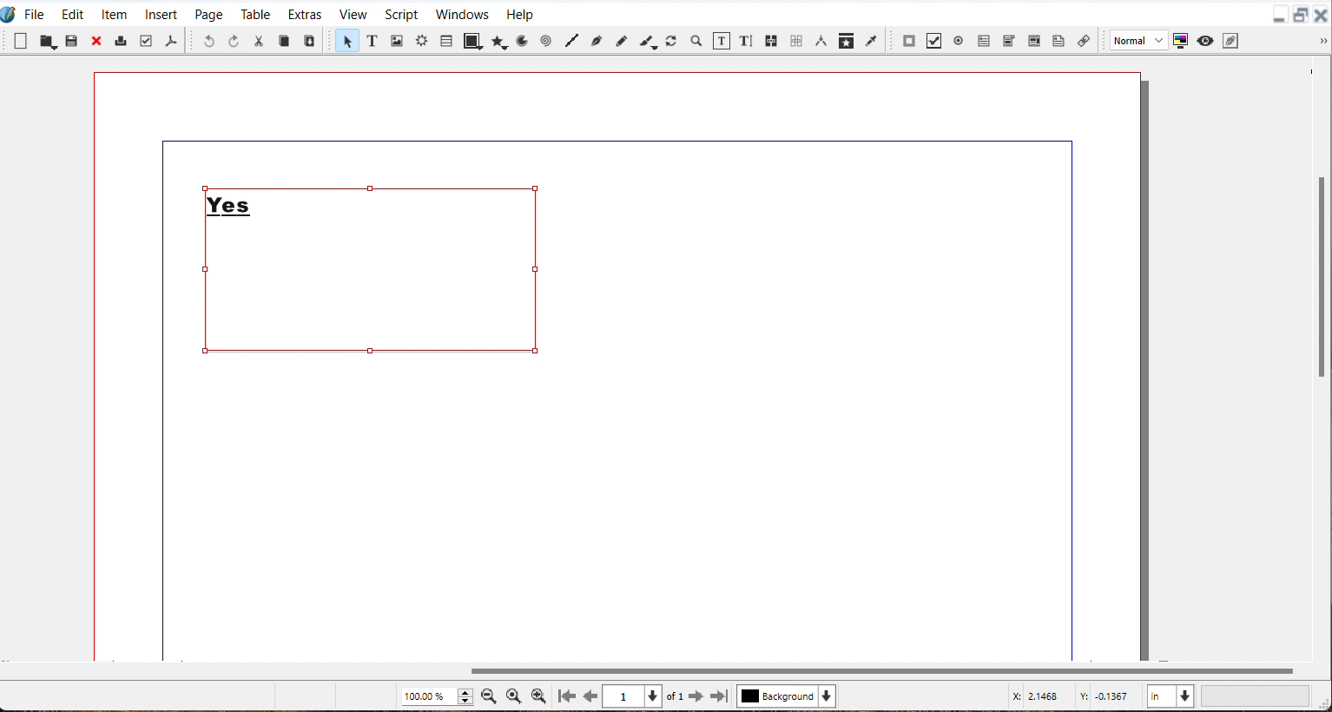 The height and width of the screenshot is (712, 1332). I want to click on Save as PDF, so click(171, 40).